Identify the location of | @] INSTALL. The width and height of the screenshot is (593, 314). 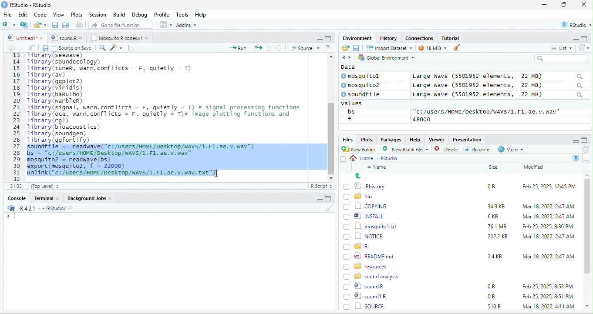
(365, 216).